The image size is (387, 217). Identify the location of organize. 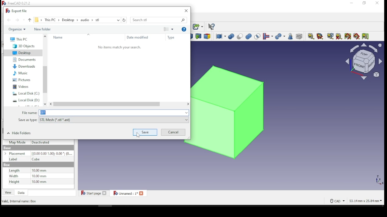
(17, 30).